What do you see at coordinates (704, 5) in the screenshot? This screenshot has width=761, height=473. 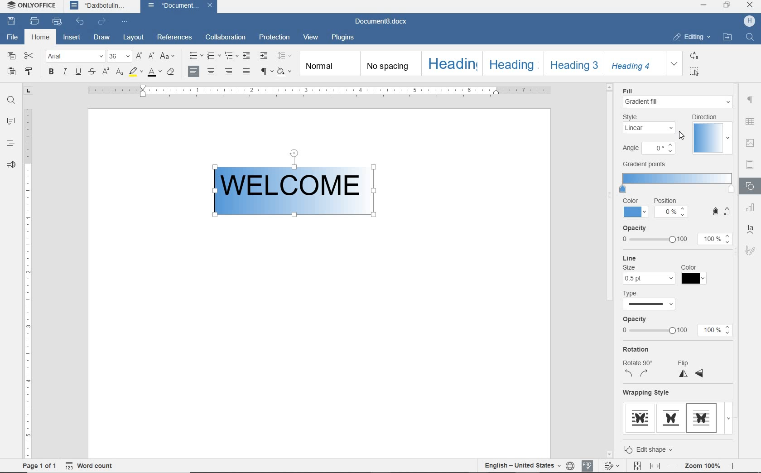 I see `MINIMIZE` at bounding box center [704, 5].